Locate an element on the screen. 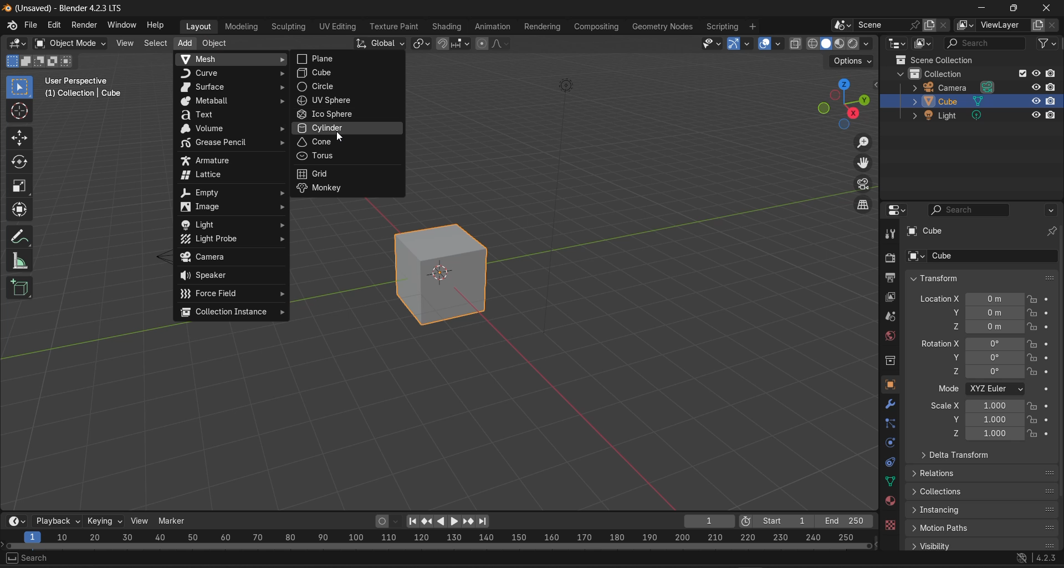 The width and height of the screenshot is (1064, 568). surface is located at coordinates (233, 87).